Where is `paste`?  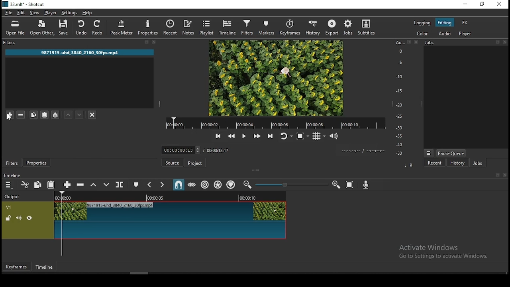
paste is located at coordinates (45, 115).